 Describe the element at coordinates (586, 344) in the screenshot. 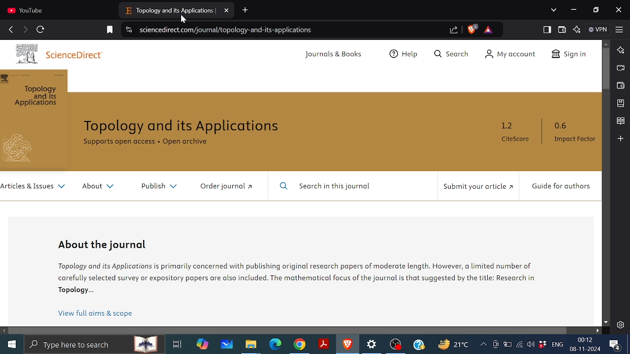

I see `Time and date` at that location.